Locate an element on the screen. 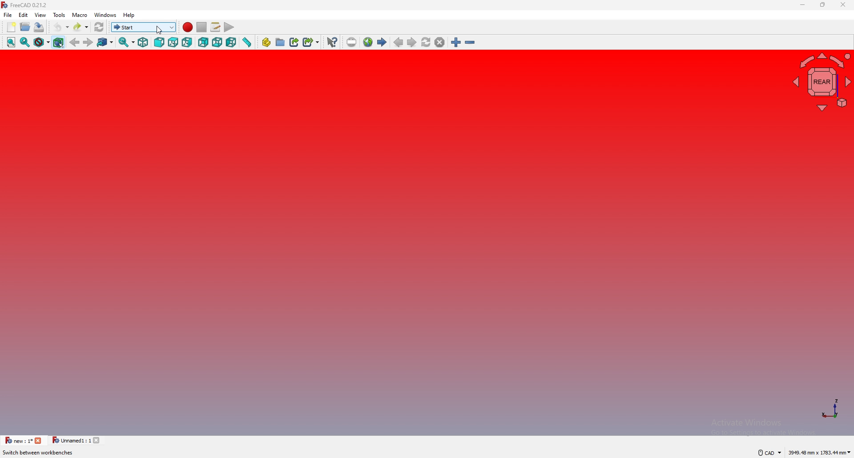  close is located at coordinates (843, 4).